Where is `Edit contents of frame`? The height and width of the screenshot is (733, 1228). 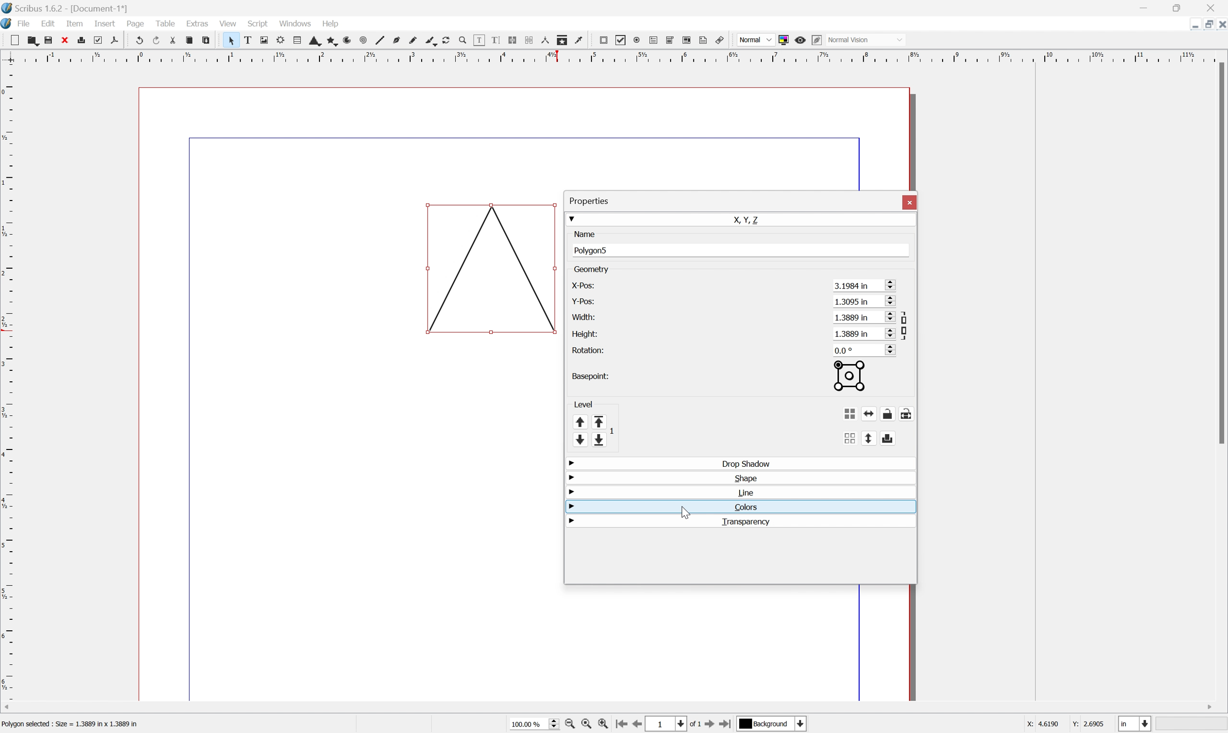
Edit contents of frame is located at coordinates (478, 40).